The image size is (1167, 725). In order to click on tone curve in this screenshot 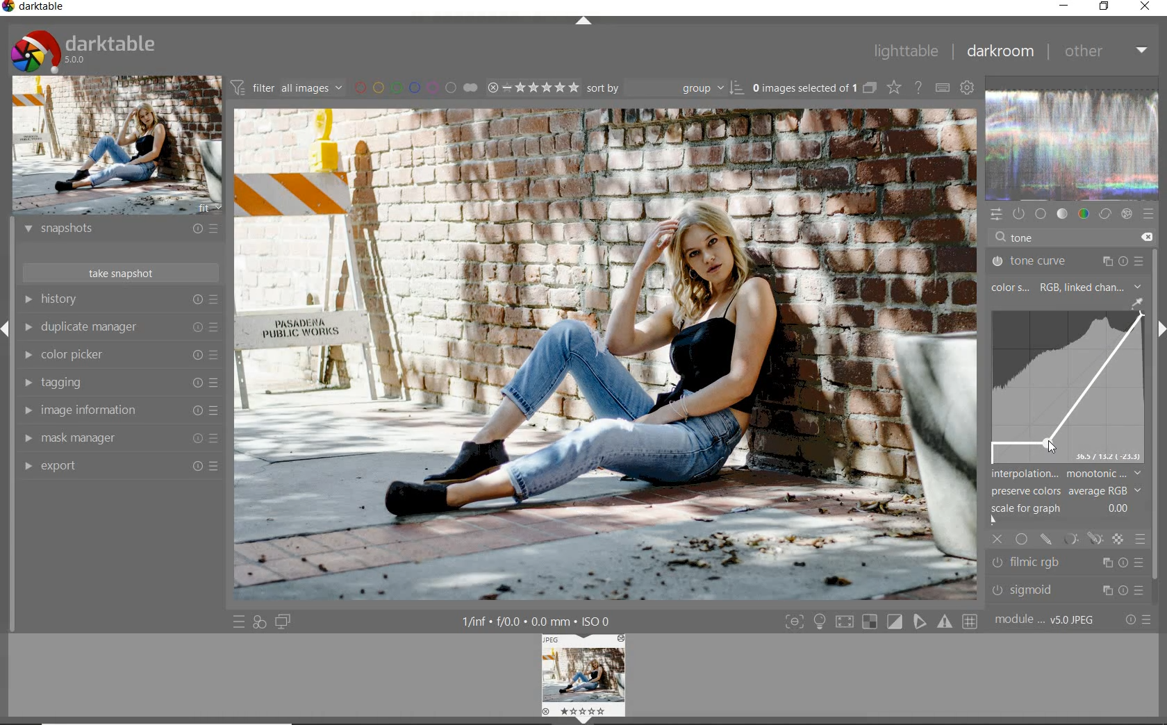, I will do `click(1066, 260)`.